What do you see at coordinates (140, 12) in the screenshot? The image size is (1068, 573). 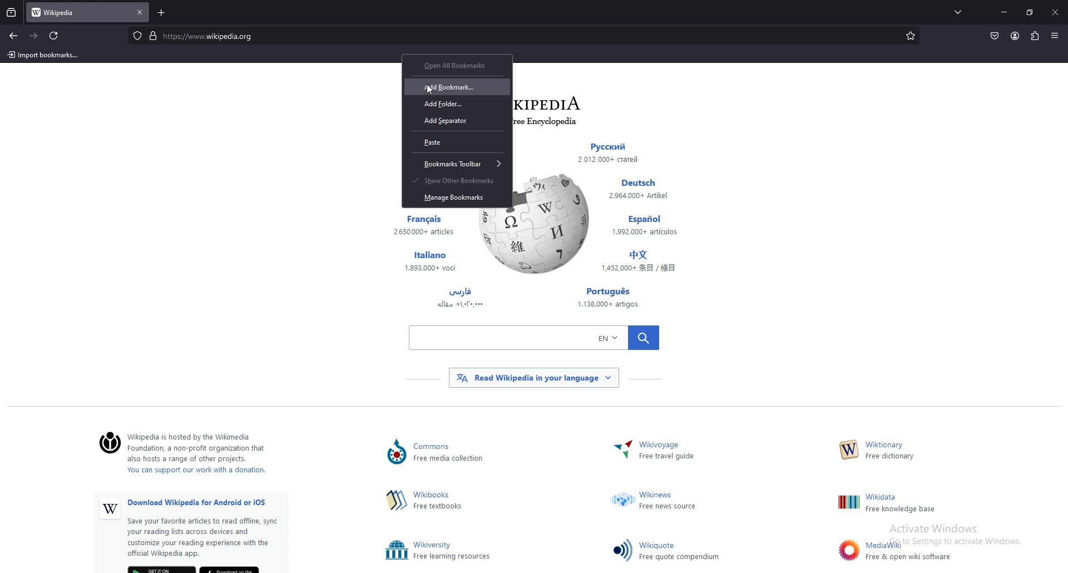 I see `close tab` at bounding box center [140, 12].